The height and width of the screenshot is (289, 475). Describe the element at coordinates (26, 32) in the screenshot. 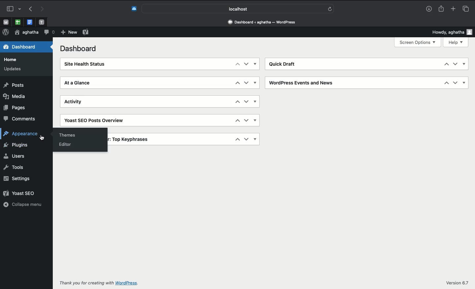

I see `User` at that location.